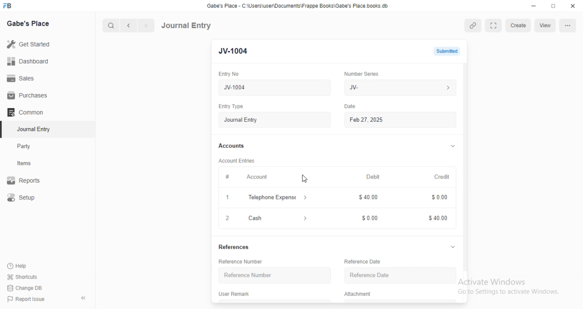  Describe the element at coordinates (27, 299) in the screenshot. I see `| Report Issue` at that location.